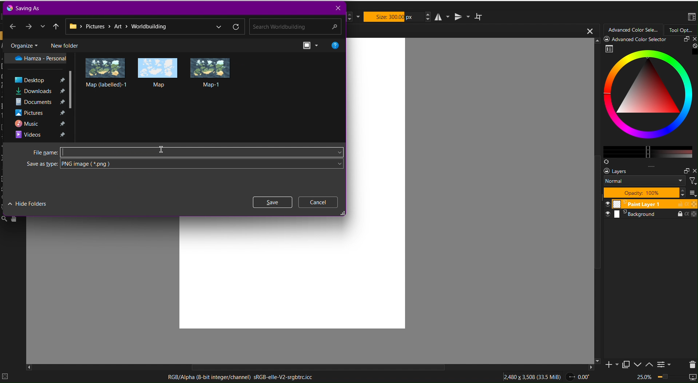  I want to click on PNG Images, so click(158, 72).